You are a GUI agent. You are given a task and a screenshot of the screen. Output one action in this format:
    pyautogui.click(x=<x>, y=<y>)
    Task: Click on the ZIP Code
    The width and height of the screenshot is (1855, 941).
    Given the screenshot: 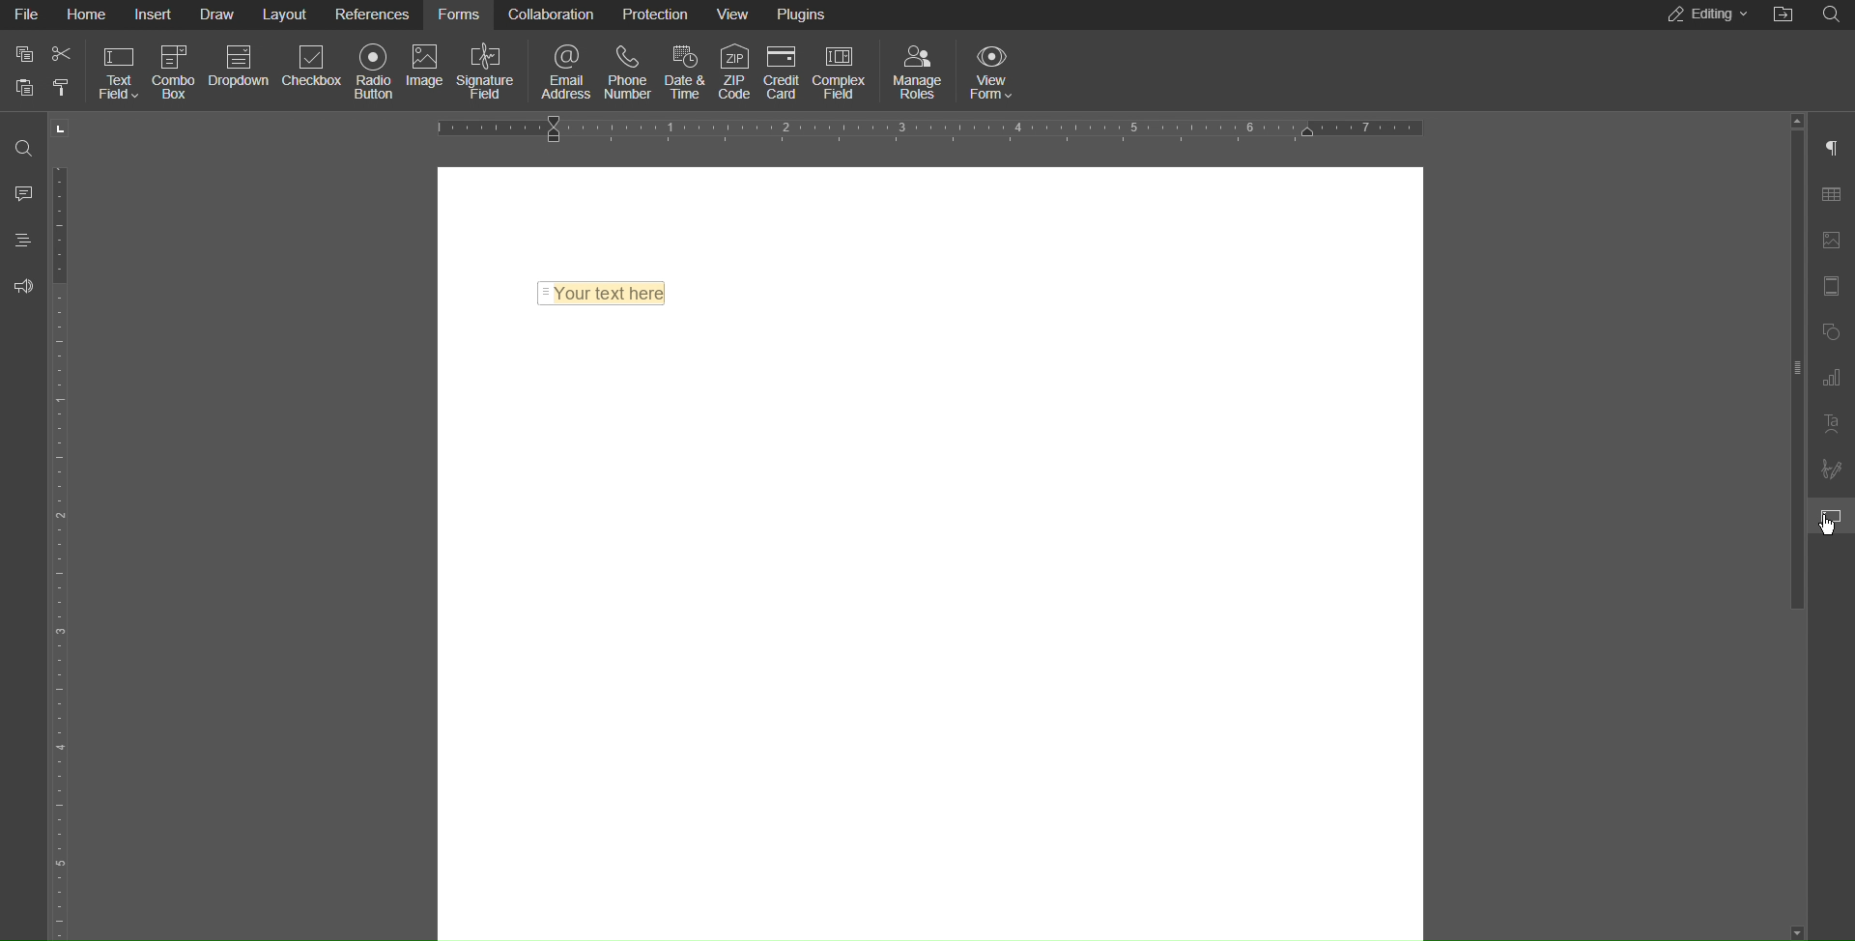 What is the action you would take?
    pyautogui.click(x=736, y=71)
    